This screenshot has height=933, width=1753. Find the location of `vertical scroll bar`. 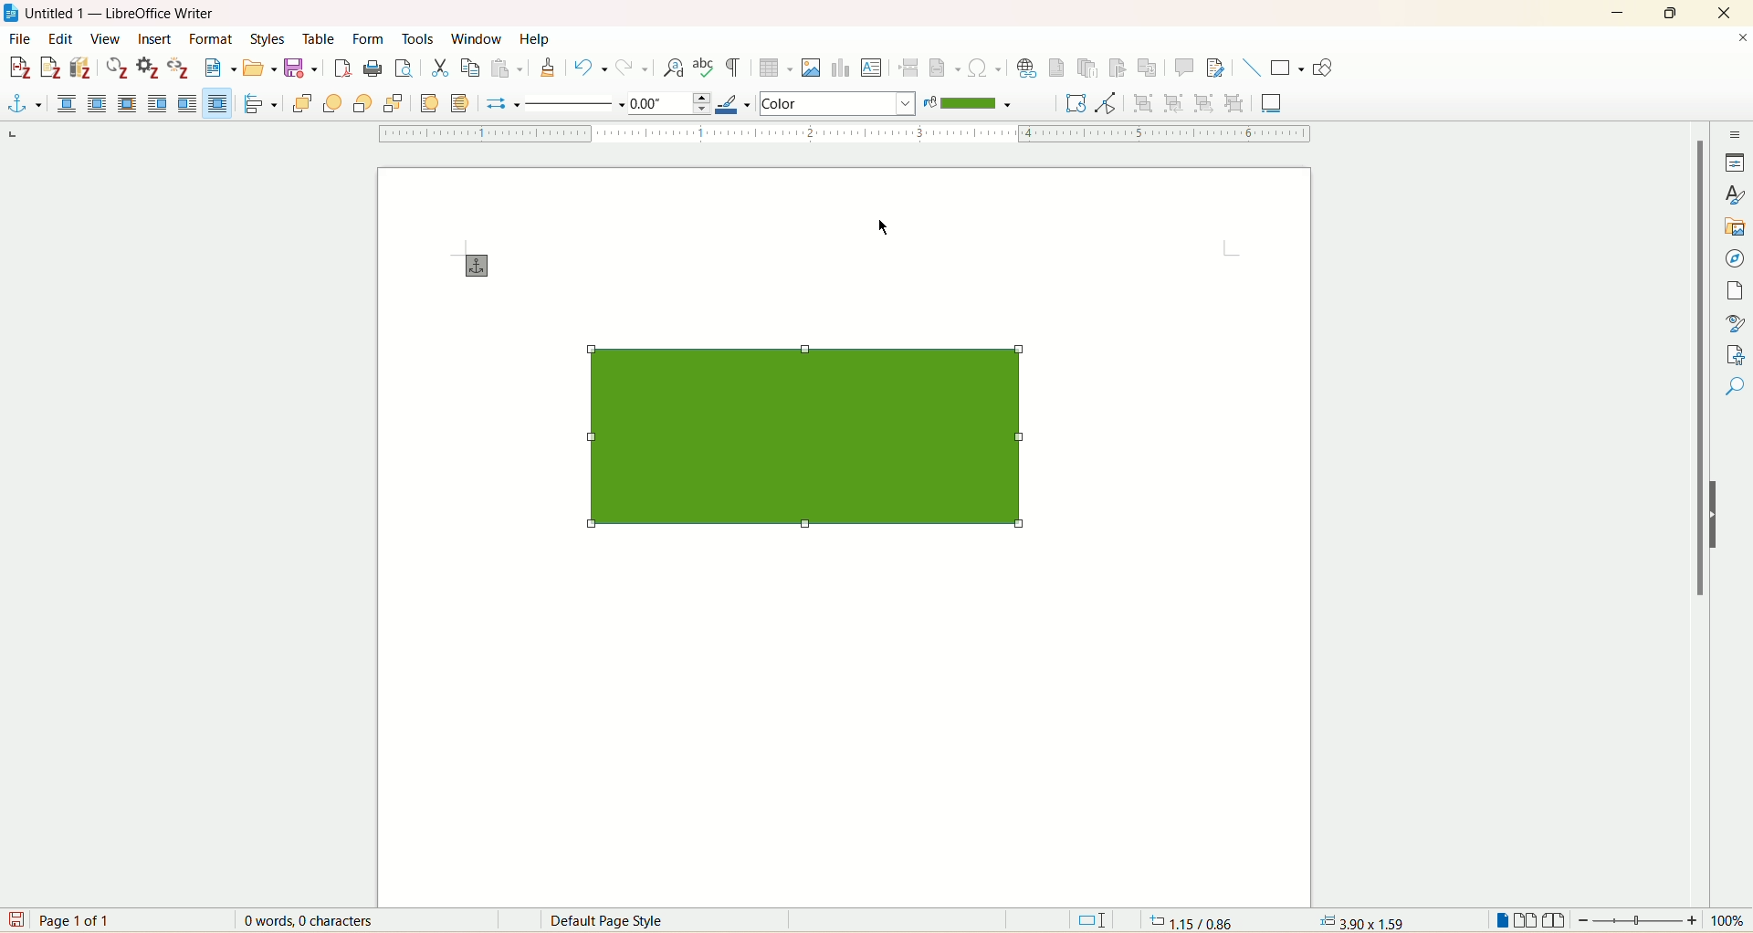

vertical scroll bar is located at coordinates (1699, 515).